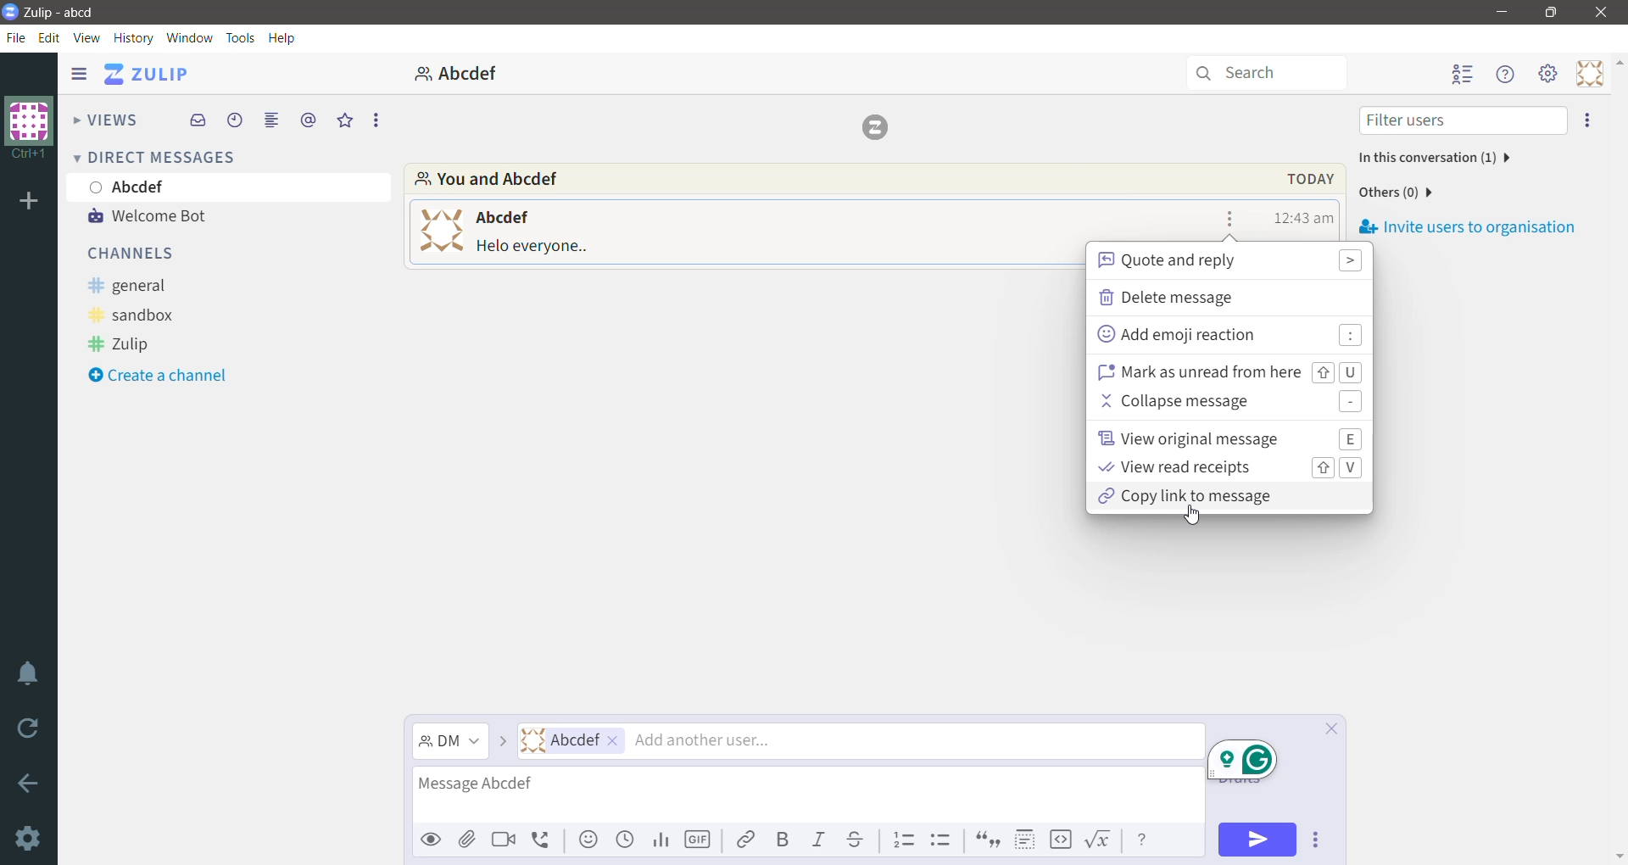  I want to click on logo, so click(879, 127).